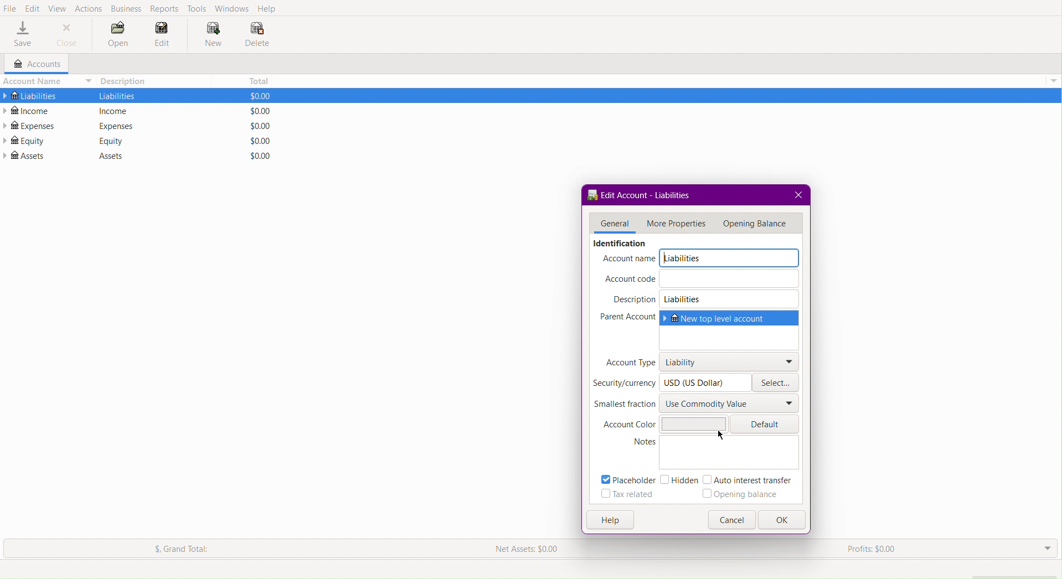 This screenshot has width=1062, height=579. What do you see at coordinates (645, 442) in the screenshot?
I see `notes` at bounding box center [645, 442].